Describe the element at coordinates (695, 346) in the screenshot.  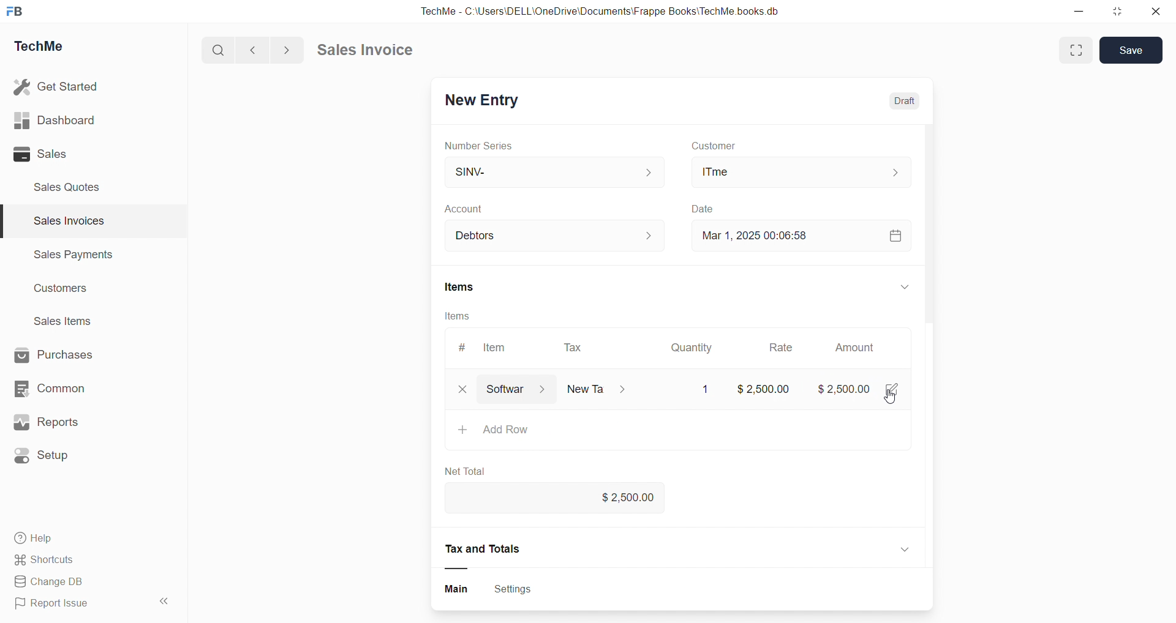
I see `Quantity` at that location.